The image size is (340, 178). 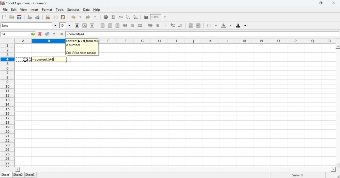 I want to click on Redo, so click(x=91, y=17).